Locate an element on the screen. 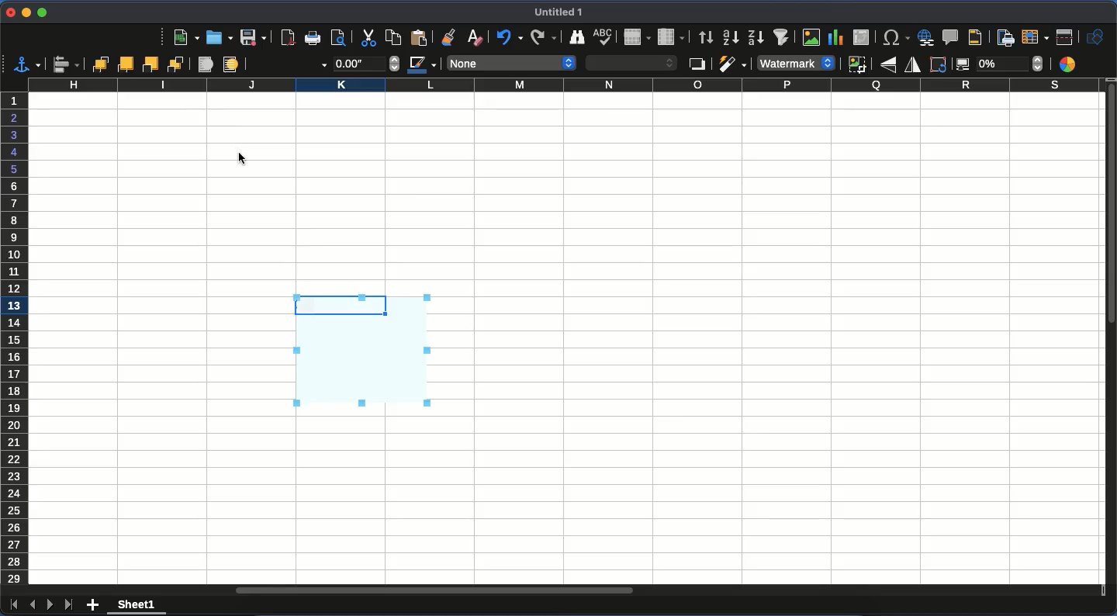 The height and width of the screenshot is (616, 1117). chart is located at coordinates (839, 38).